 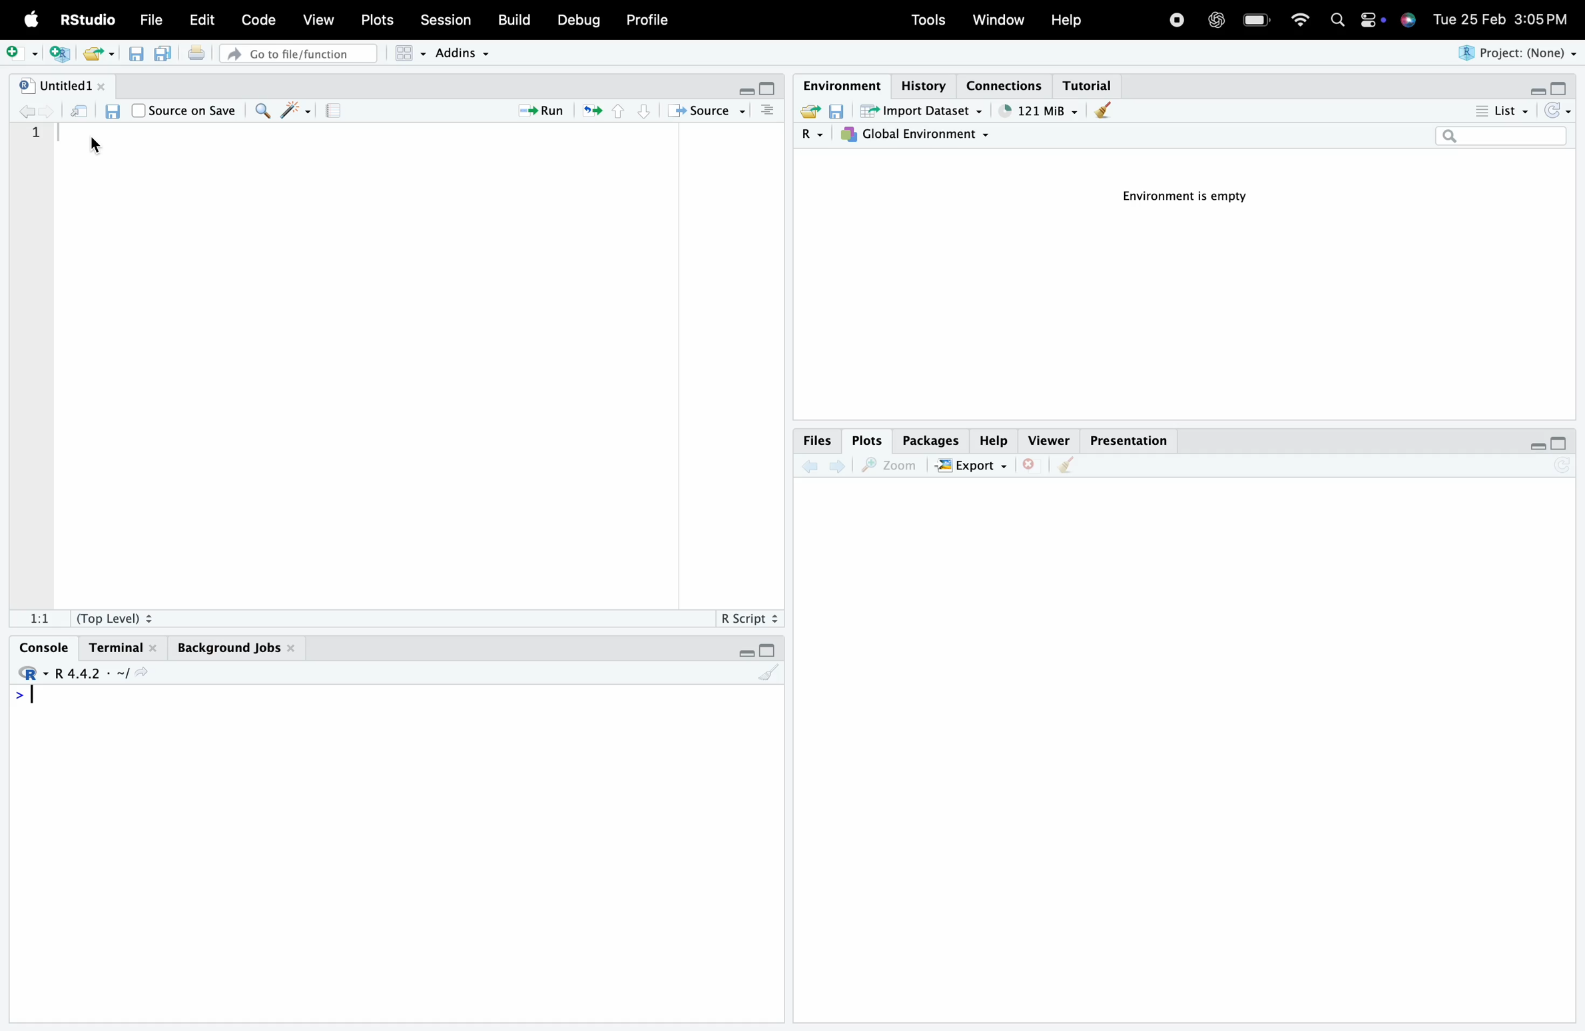 What do you see at coordinates (57, 53) in the screenshot?
I see `Create a project` at bounding box center [57, 53].